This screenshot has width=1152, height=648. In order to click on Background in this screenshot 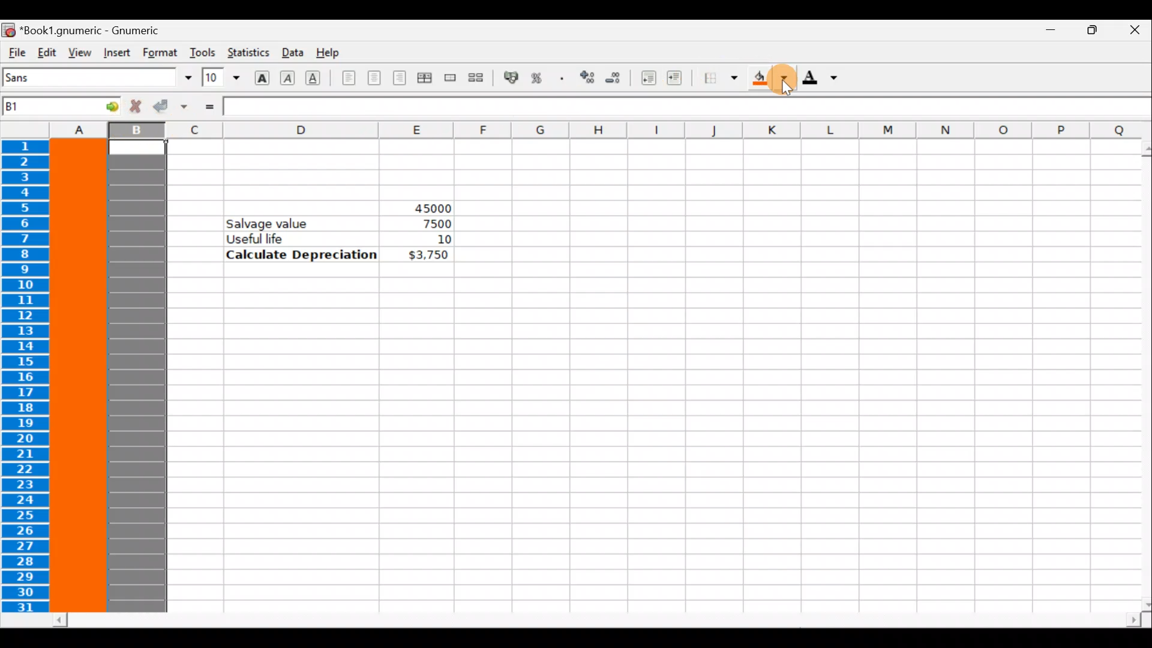, I will do `click(769, 79)`.